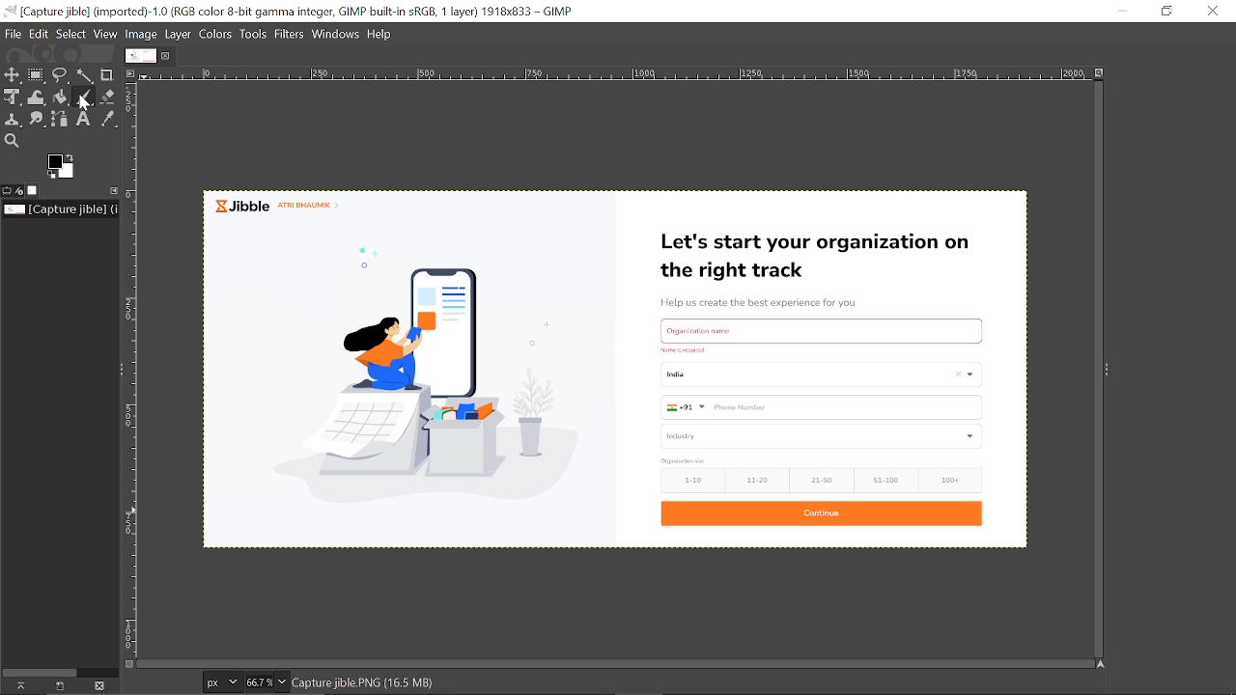  I want to click on Minimize, so click(1122, 10).